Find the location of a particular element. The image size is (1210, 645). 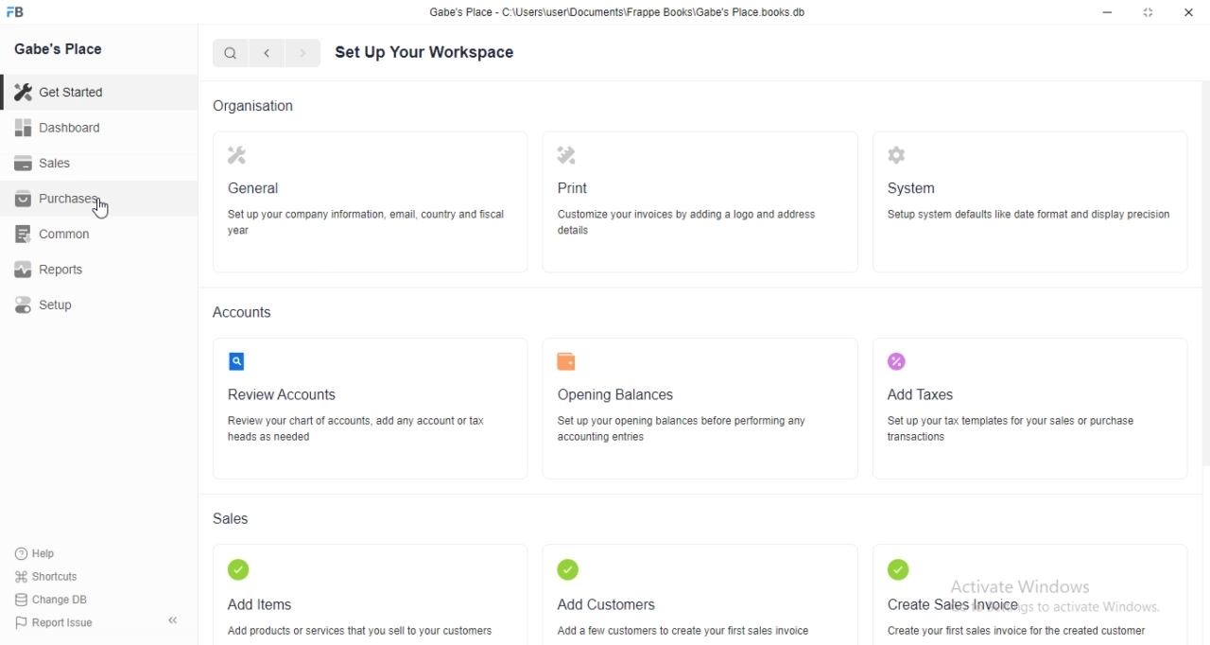

Opening balances icon is located at coordinates (566, 361).